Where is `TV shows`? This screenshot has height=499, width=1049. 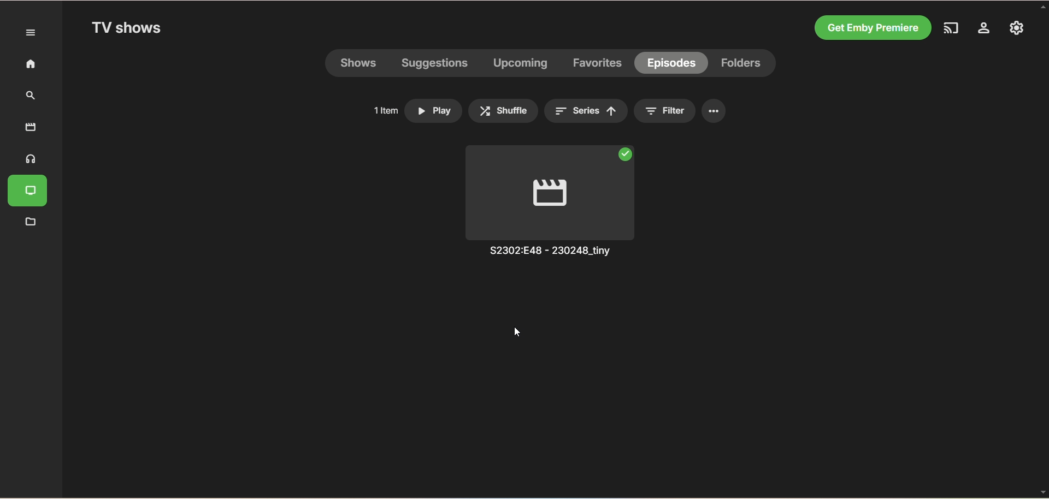 TV shows is located at coordinates (128, 29).